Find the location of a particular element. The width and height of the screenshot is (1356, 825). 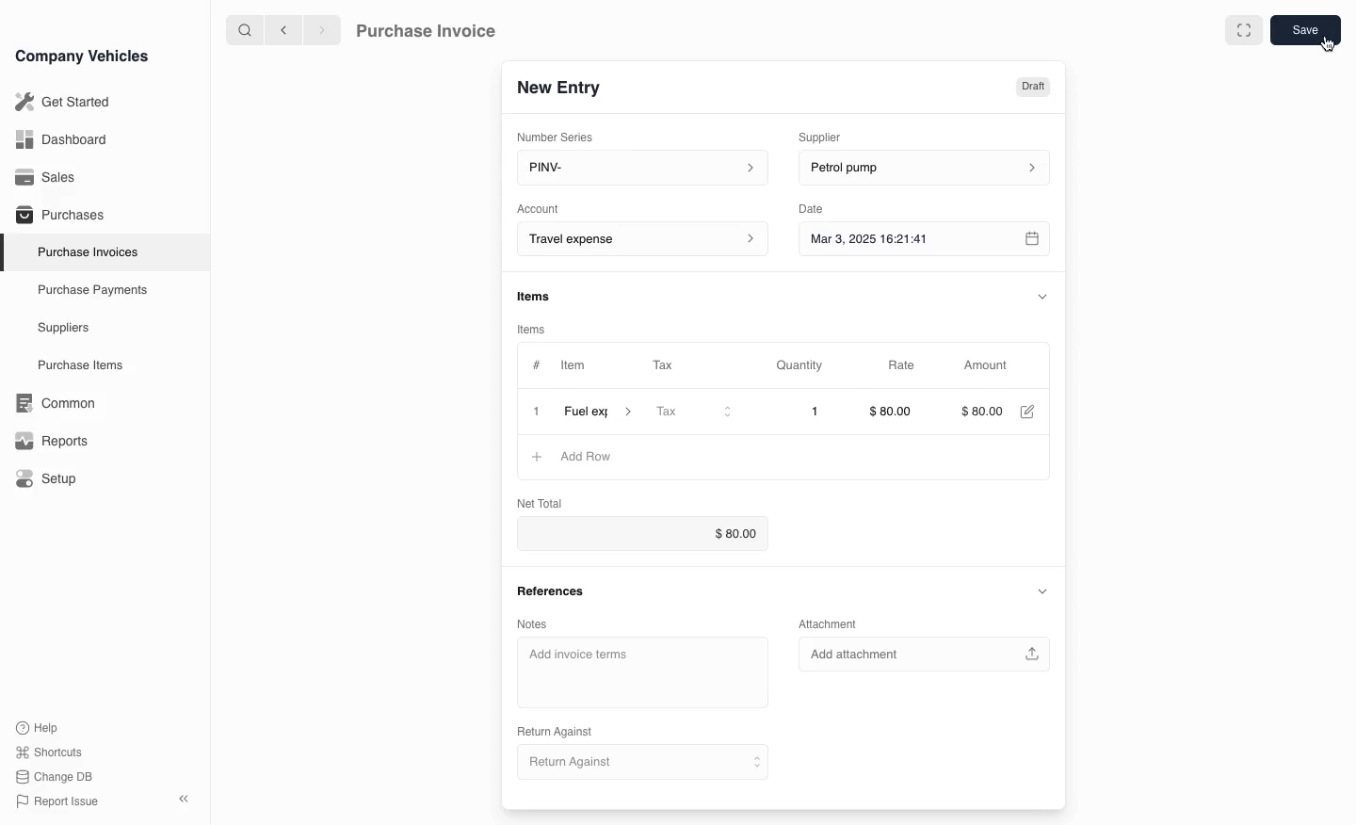

Sales is located at coordinates (46, 177).